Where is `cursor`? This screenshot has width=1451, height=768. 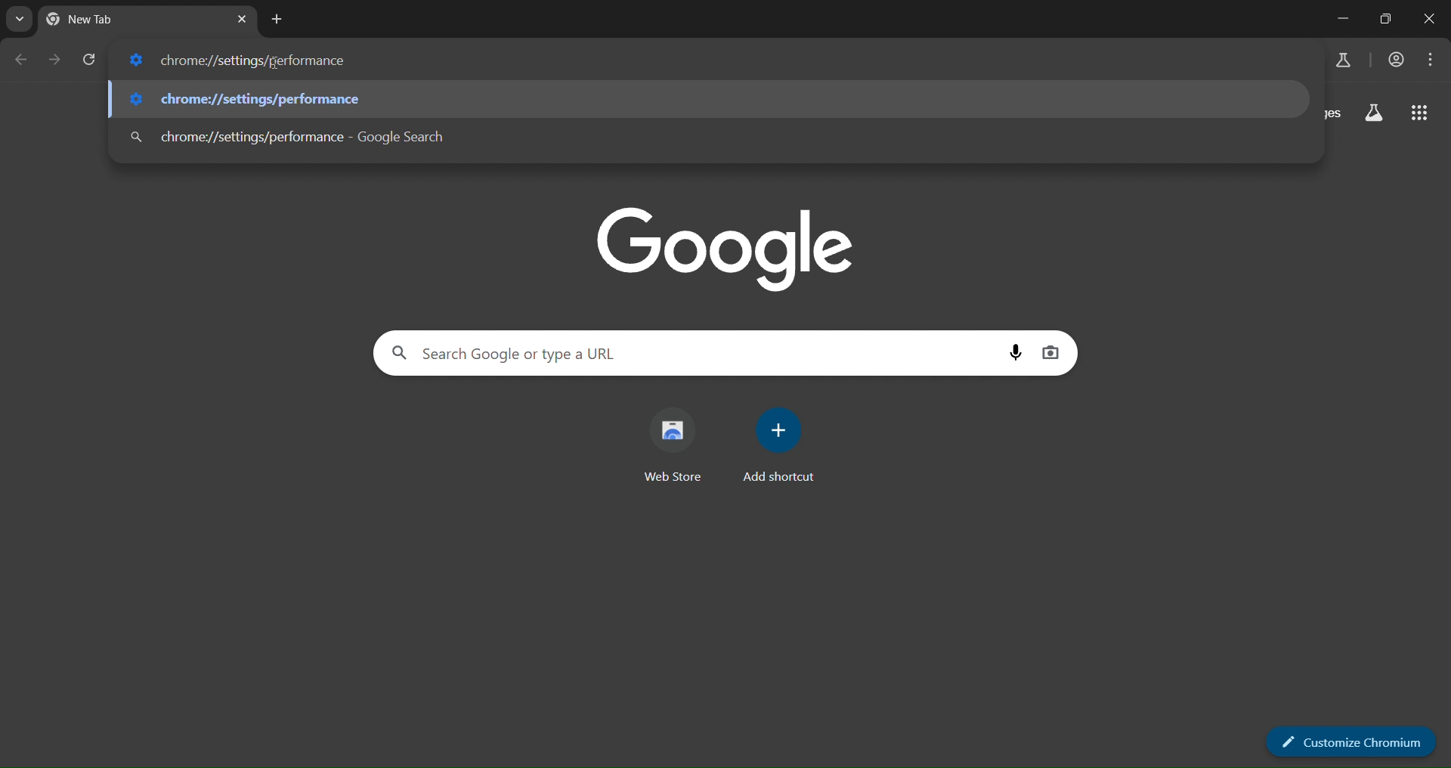
cursor is located at coordinates (272, 65).